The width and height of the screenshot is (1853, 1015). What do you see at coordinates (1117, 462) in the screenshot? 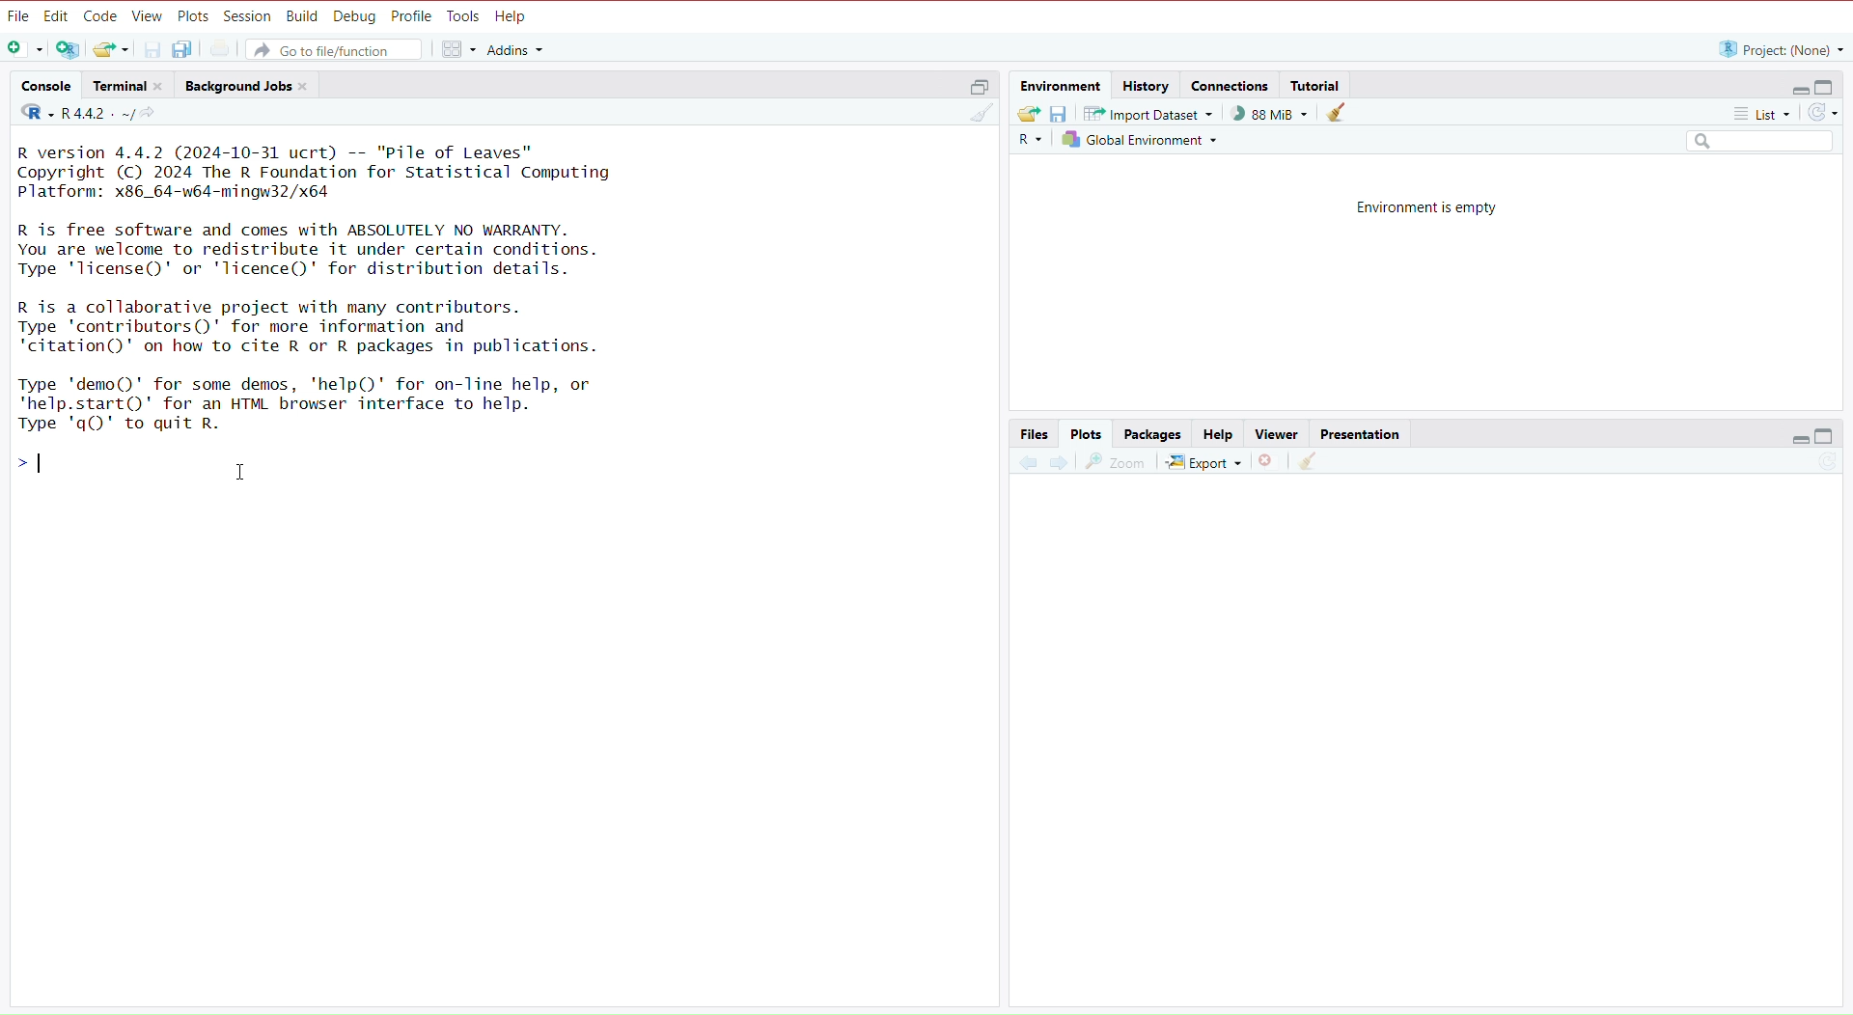
I see `Zoom` at bounding box center [1117, 462].